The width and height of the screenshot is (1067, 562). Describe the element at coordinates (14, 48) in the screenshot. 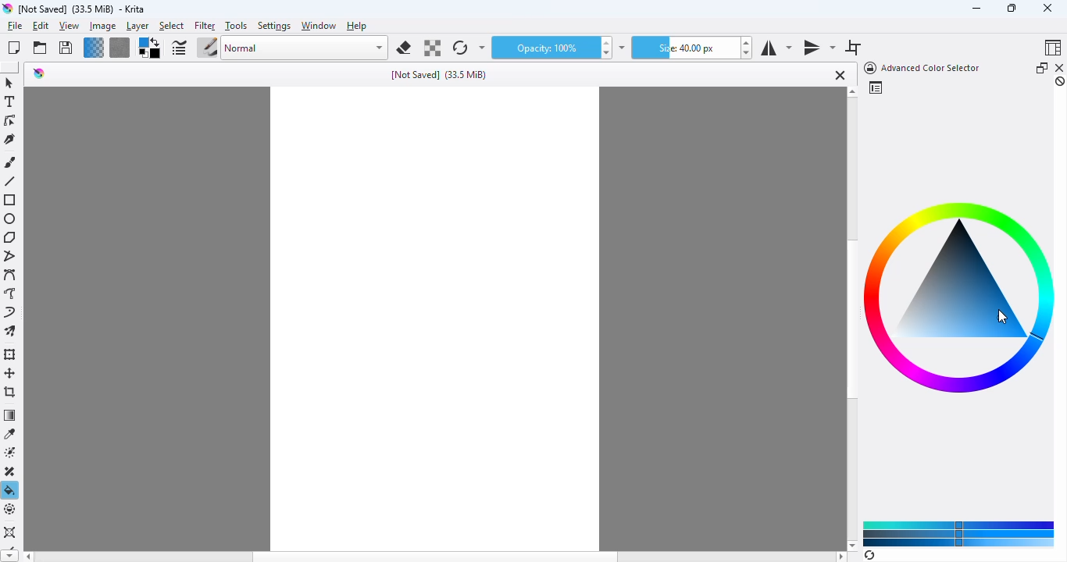

I see `create new document` at that location.